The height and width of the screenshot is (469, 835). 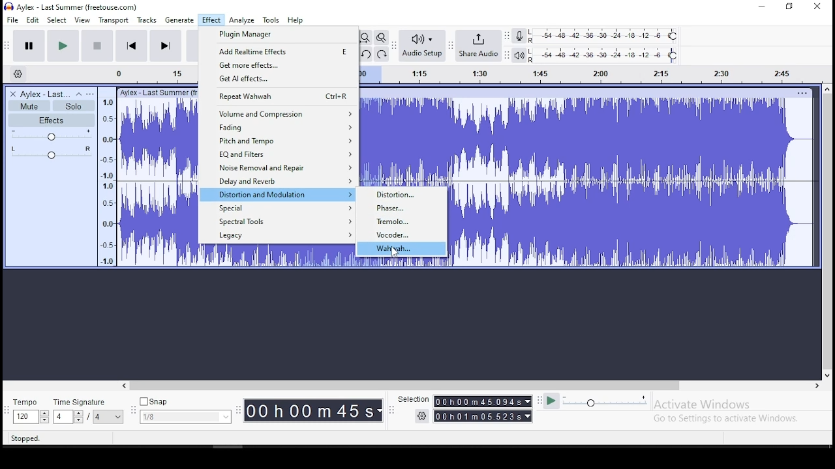 I want to click on scroll bar, so click(x=471, y=386).